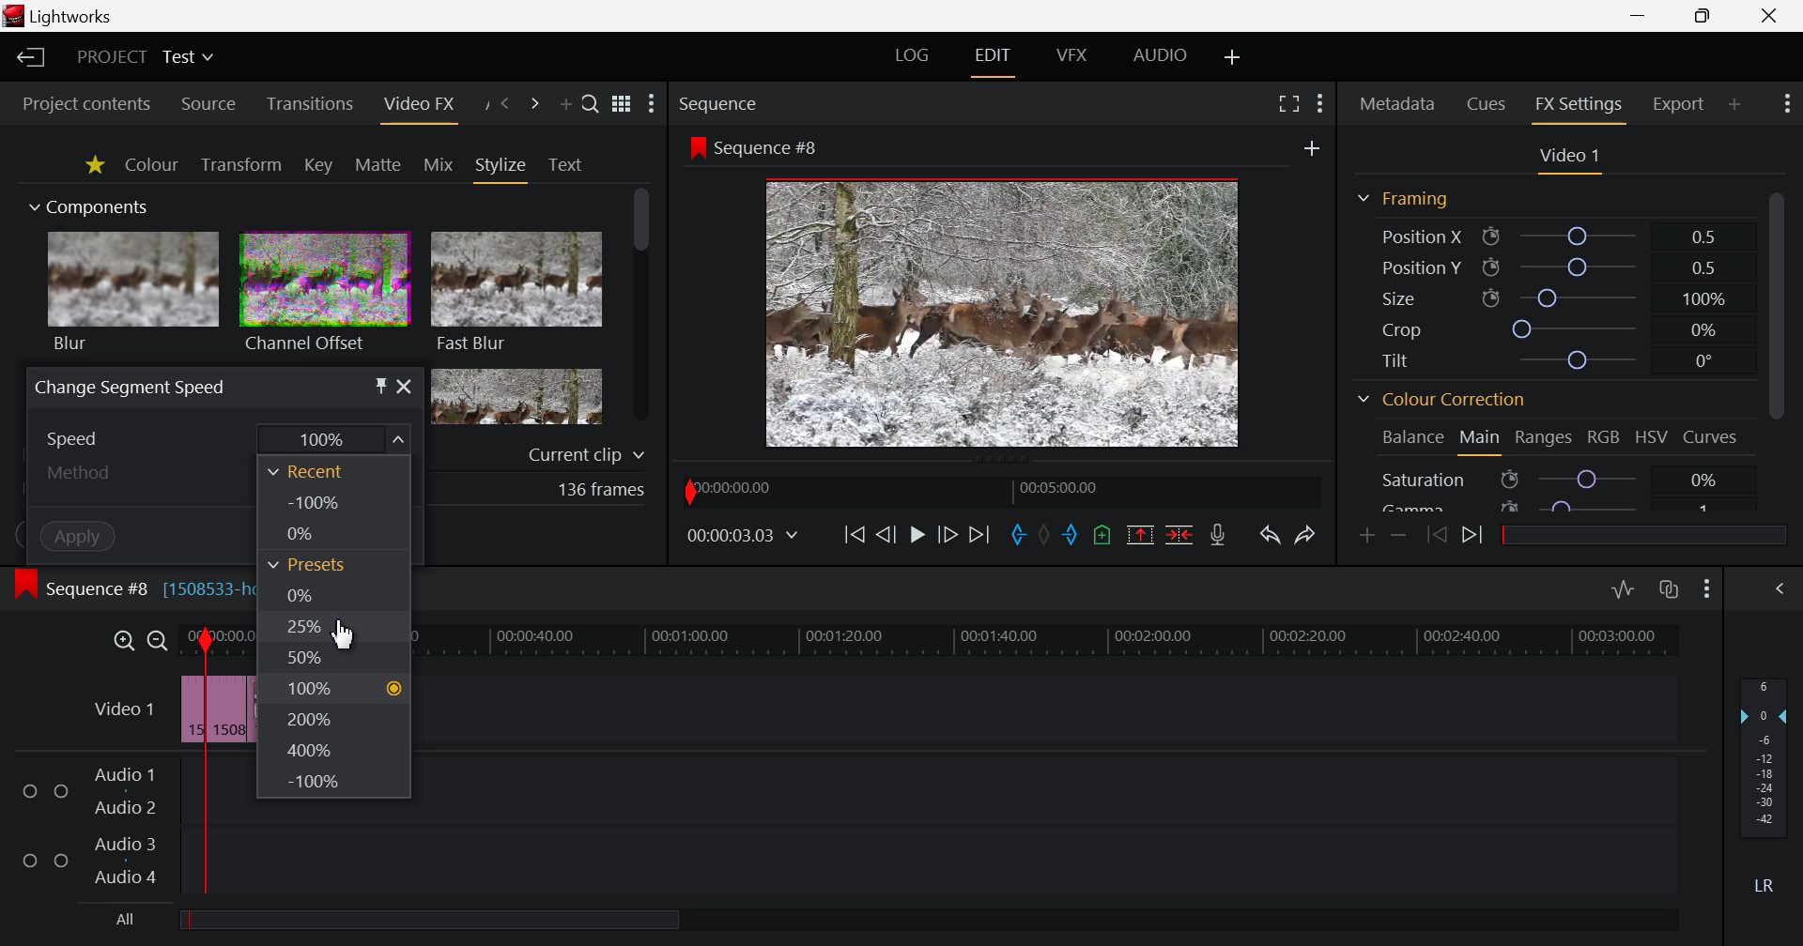 The height and width of the screenshot is (946, 1803). What do you see at coordinates (1703, 17) in the screenshot?
I see `Minimize` at bounding box center [1703, 17].